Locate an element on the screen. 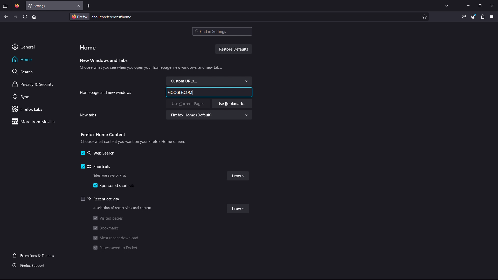 The image size is (498, 280). Firefox Home Content is located at coordinates (102, 134).